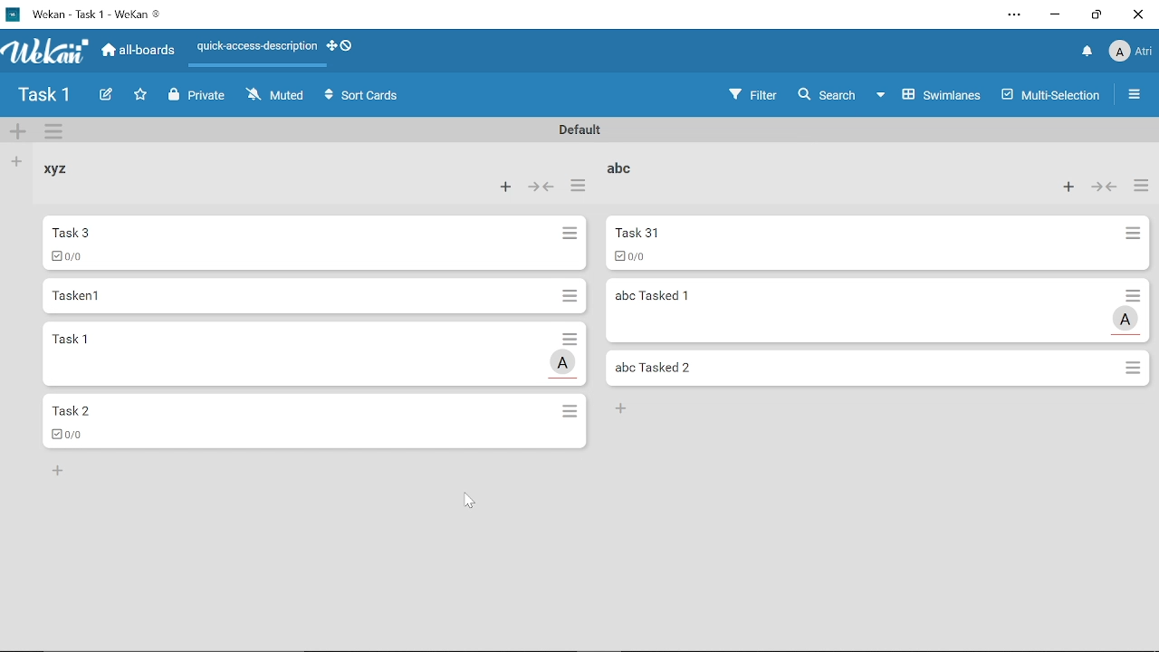 The image size is (1159, 652). I want to click on App logo, so click(46, 51).